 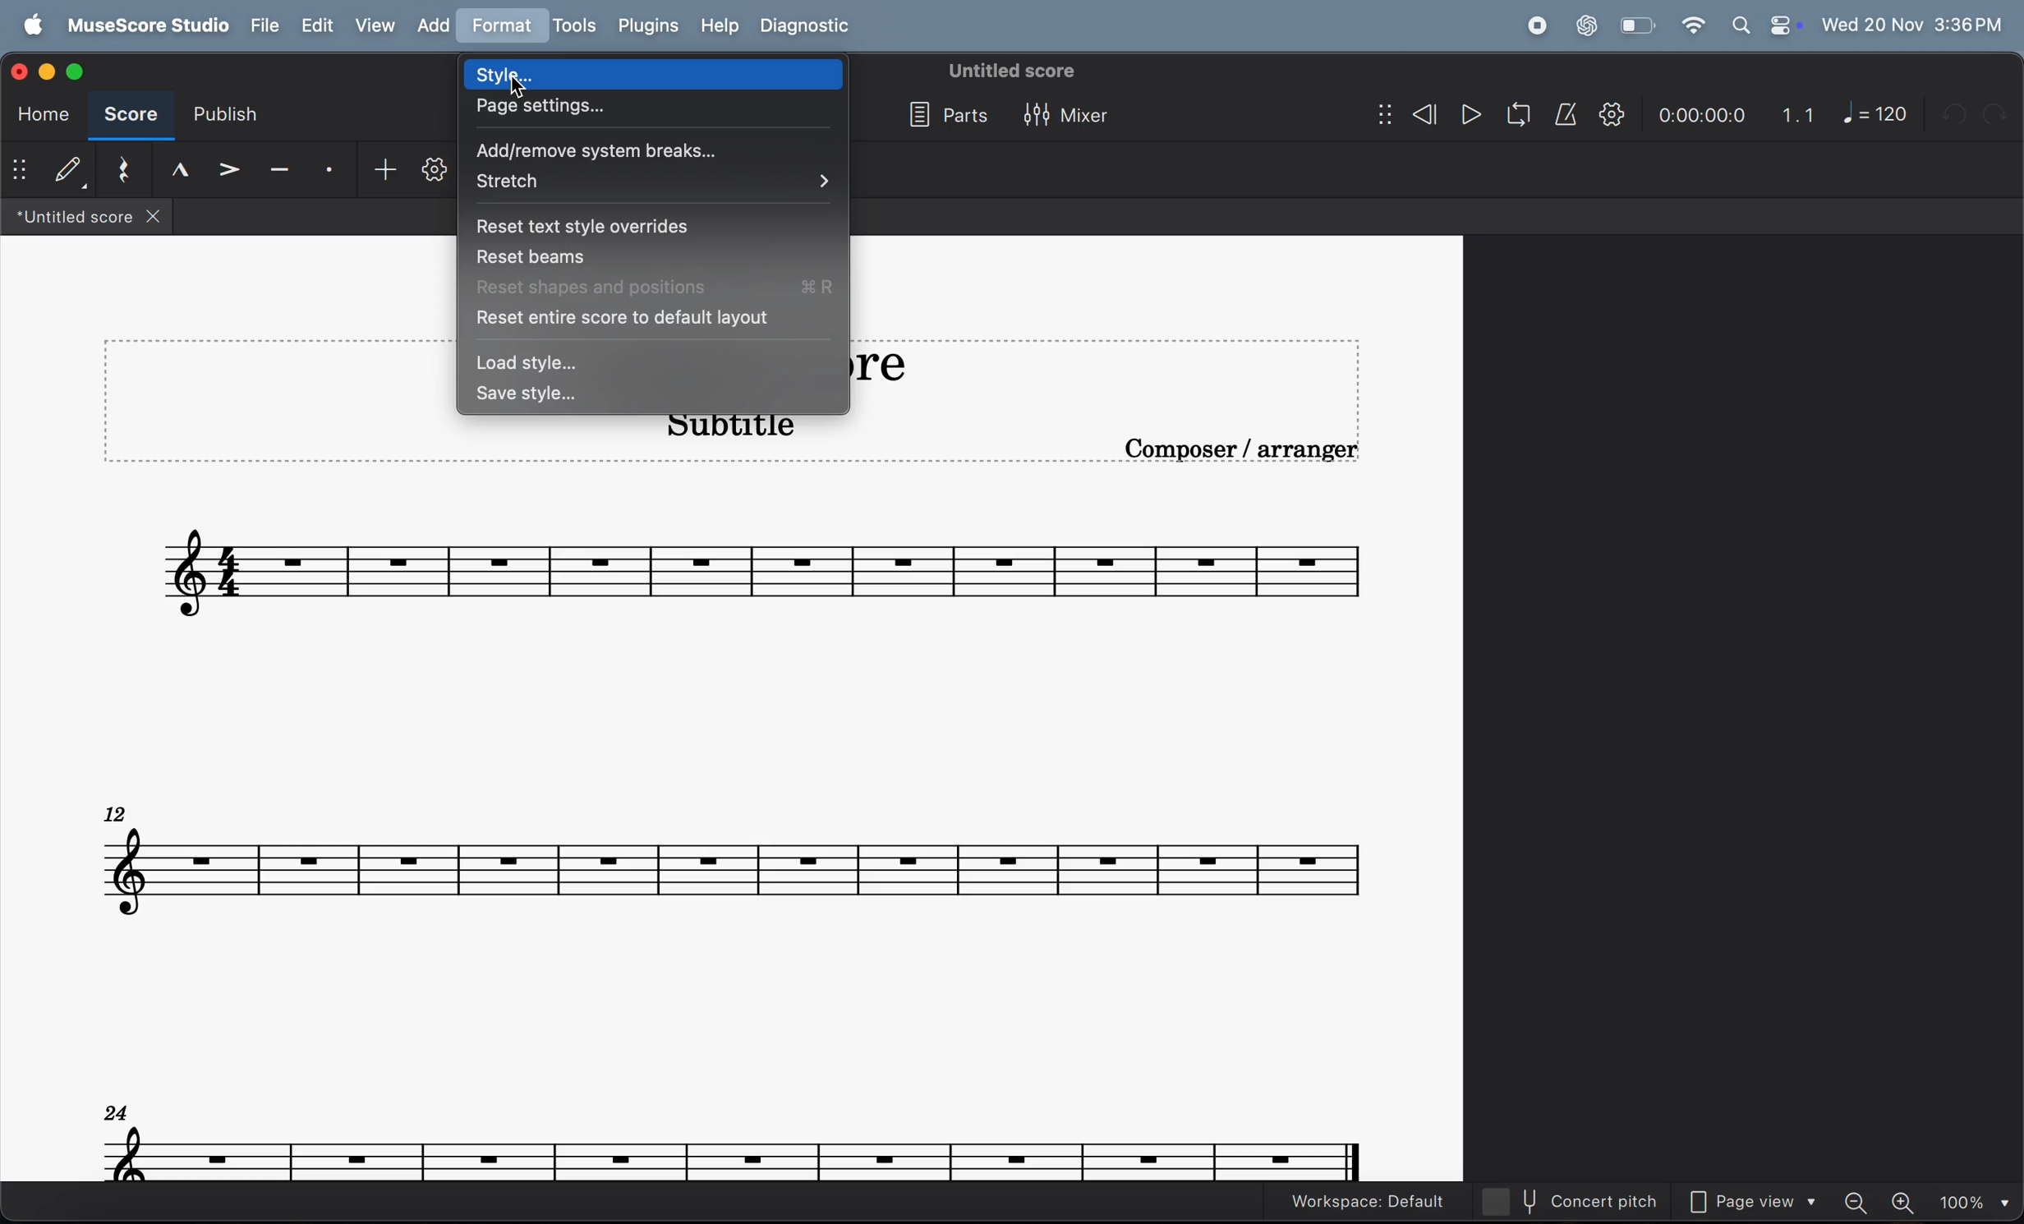 I want to click on add, so click(x=379, y=171).